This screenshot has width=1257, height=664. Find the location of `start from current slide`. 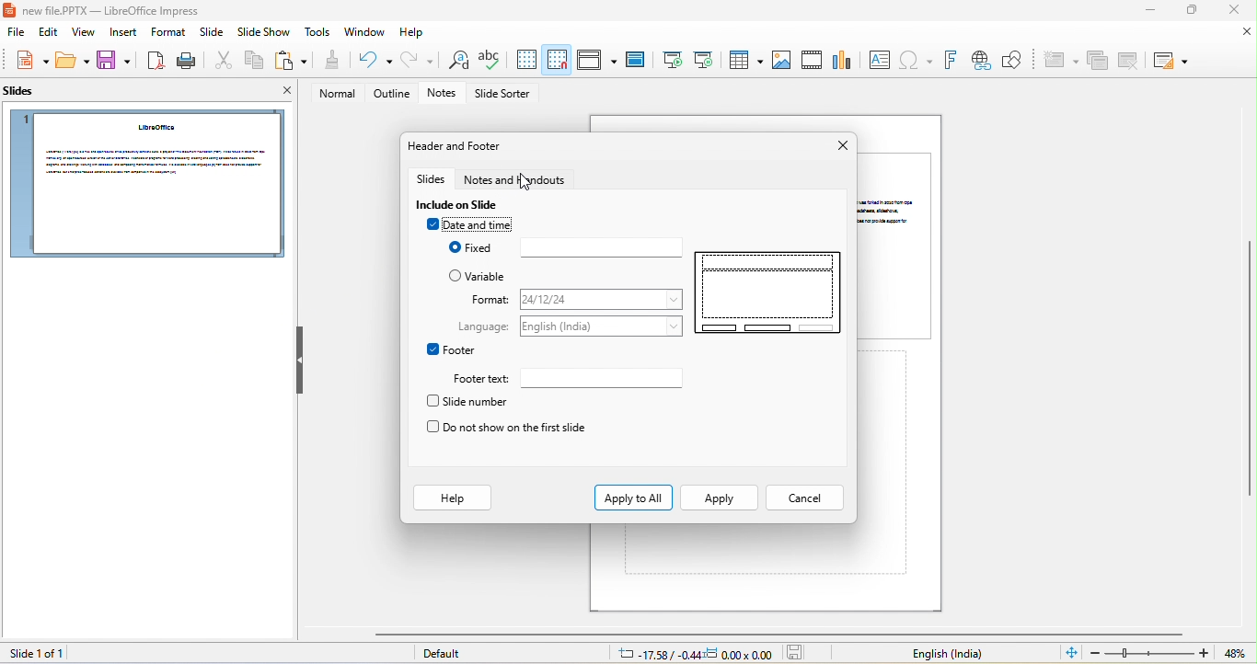

start from current slide is located at coordinates (703, 59).